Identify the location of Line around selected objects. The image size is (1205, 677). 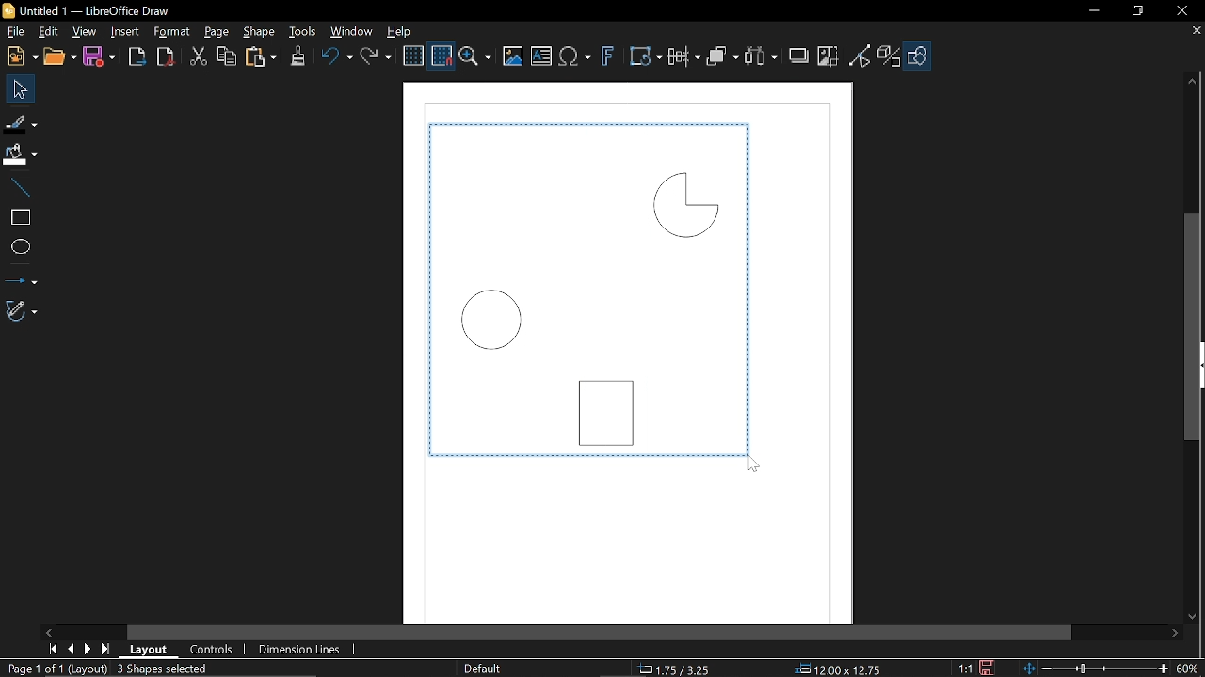
(586, 124).